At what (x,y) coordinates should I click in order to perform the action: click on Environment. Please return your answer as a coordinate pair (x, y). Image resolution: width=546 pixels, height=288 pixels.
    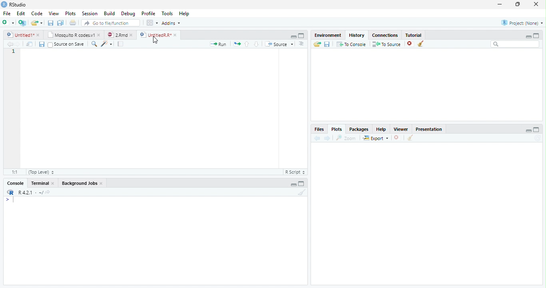
    Looking at the image, I should click on (328, 35).